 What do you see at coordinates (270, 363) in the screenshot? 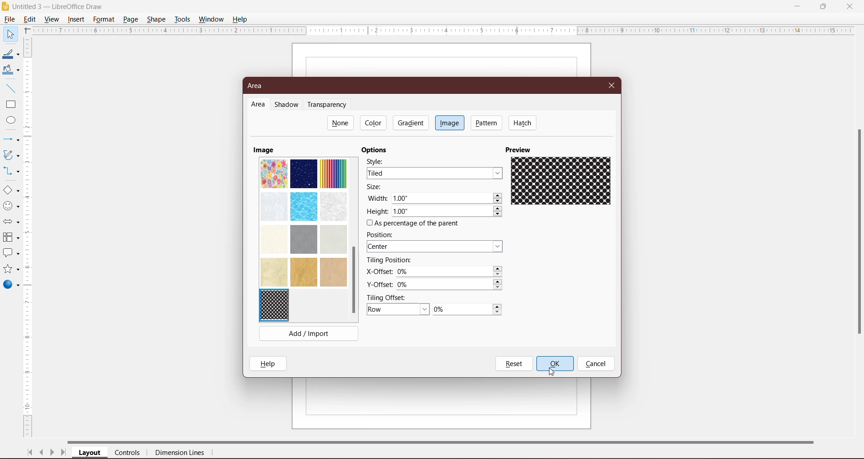
I see `Help` at bounding box center [270, 363].